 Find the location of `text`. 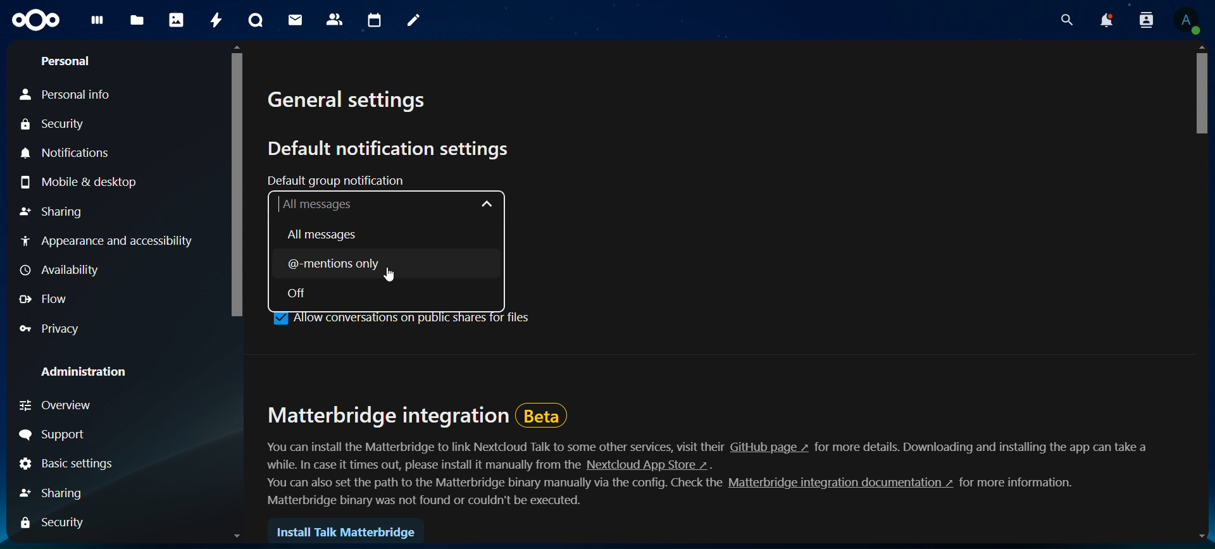

text is located at coordinates (487, 484).